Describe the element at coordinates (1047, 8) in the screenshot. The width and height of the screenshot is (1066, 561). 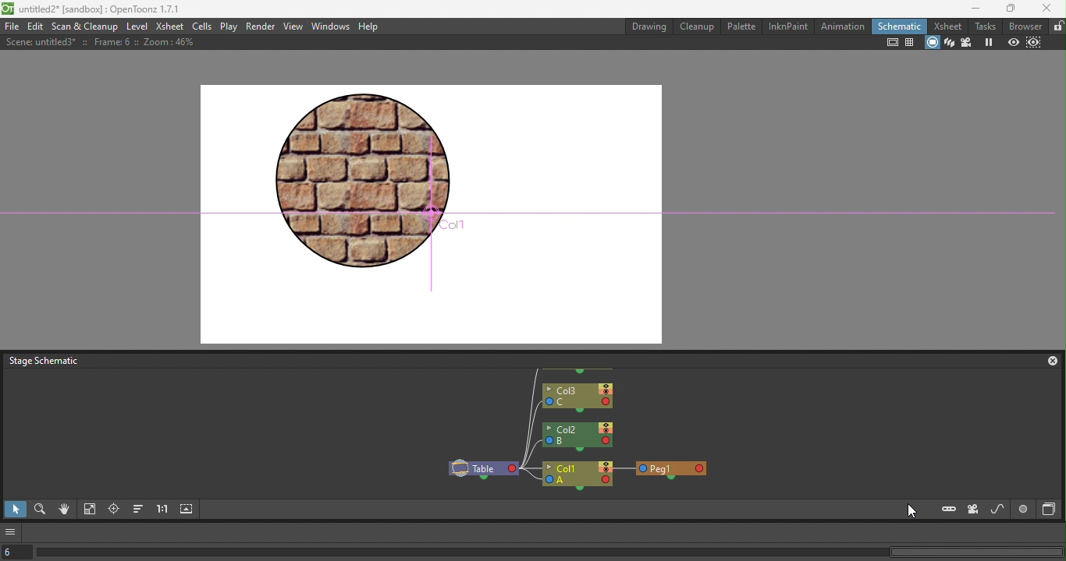
I see `Close` at that location.